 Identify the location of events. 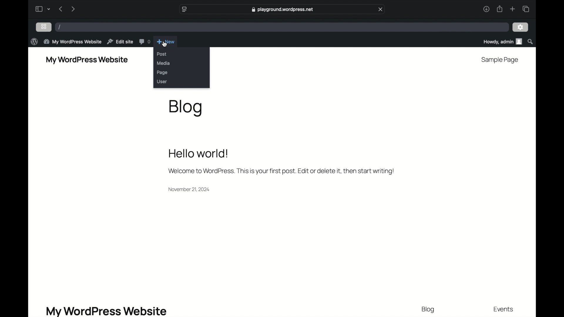
(503, 310).